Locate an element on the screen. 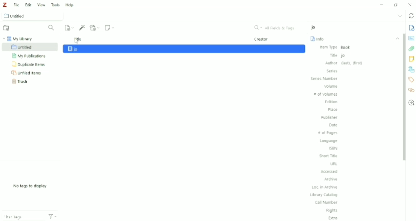 This screenshot has height=221, width=416. Volume is located at coordinates (331, 86).